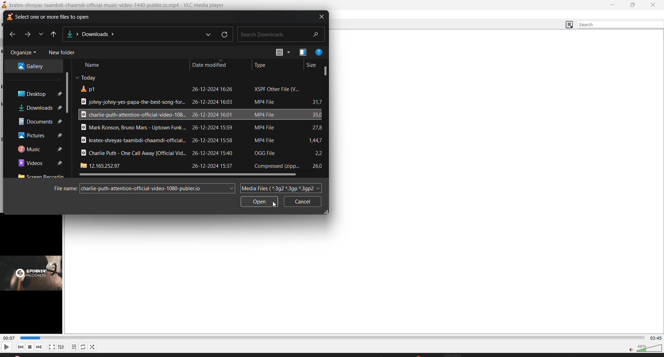 Image resolution: width=664 pixels, height=357 pixels. What do you see at coordinates (91, 347) in the screenshot?
I see `random` at bounding box center [91, 347].